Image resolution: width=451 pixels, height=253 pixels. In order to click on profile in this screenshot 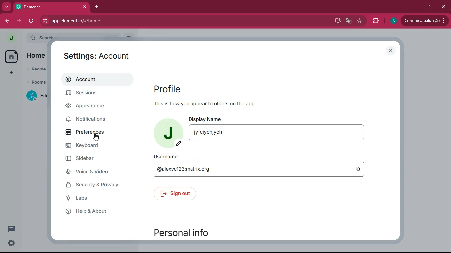, I will do `click(172, 89)`.